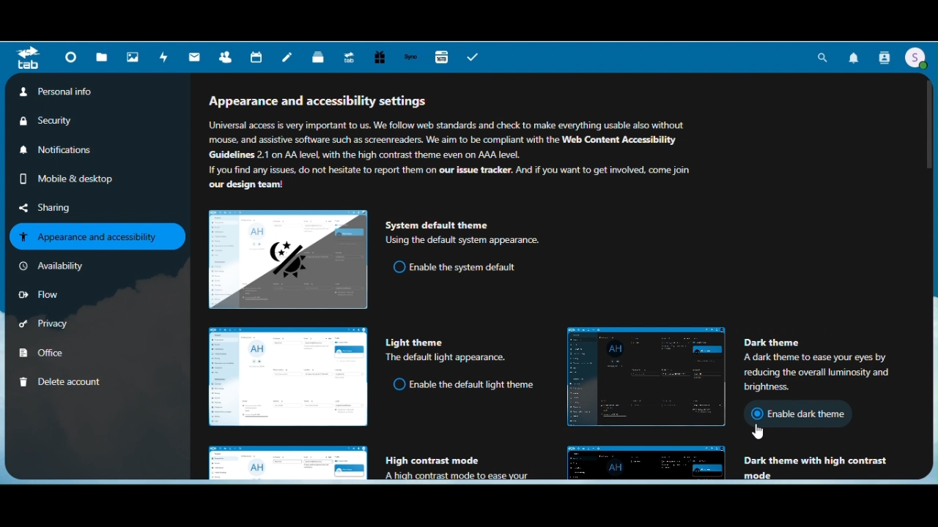  I want to click on tasks, so click(473, 57).